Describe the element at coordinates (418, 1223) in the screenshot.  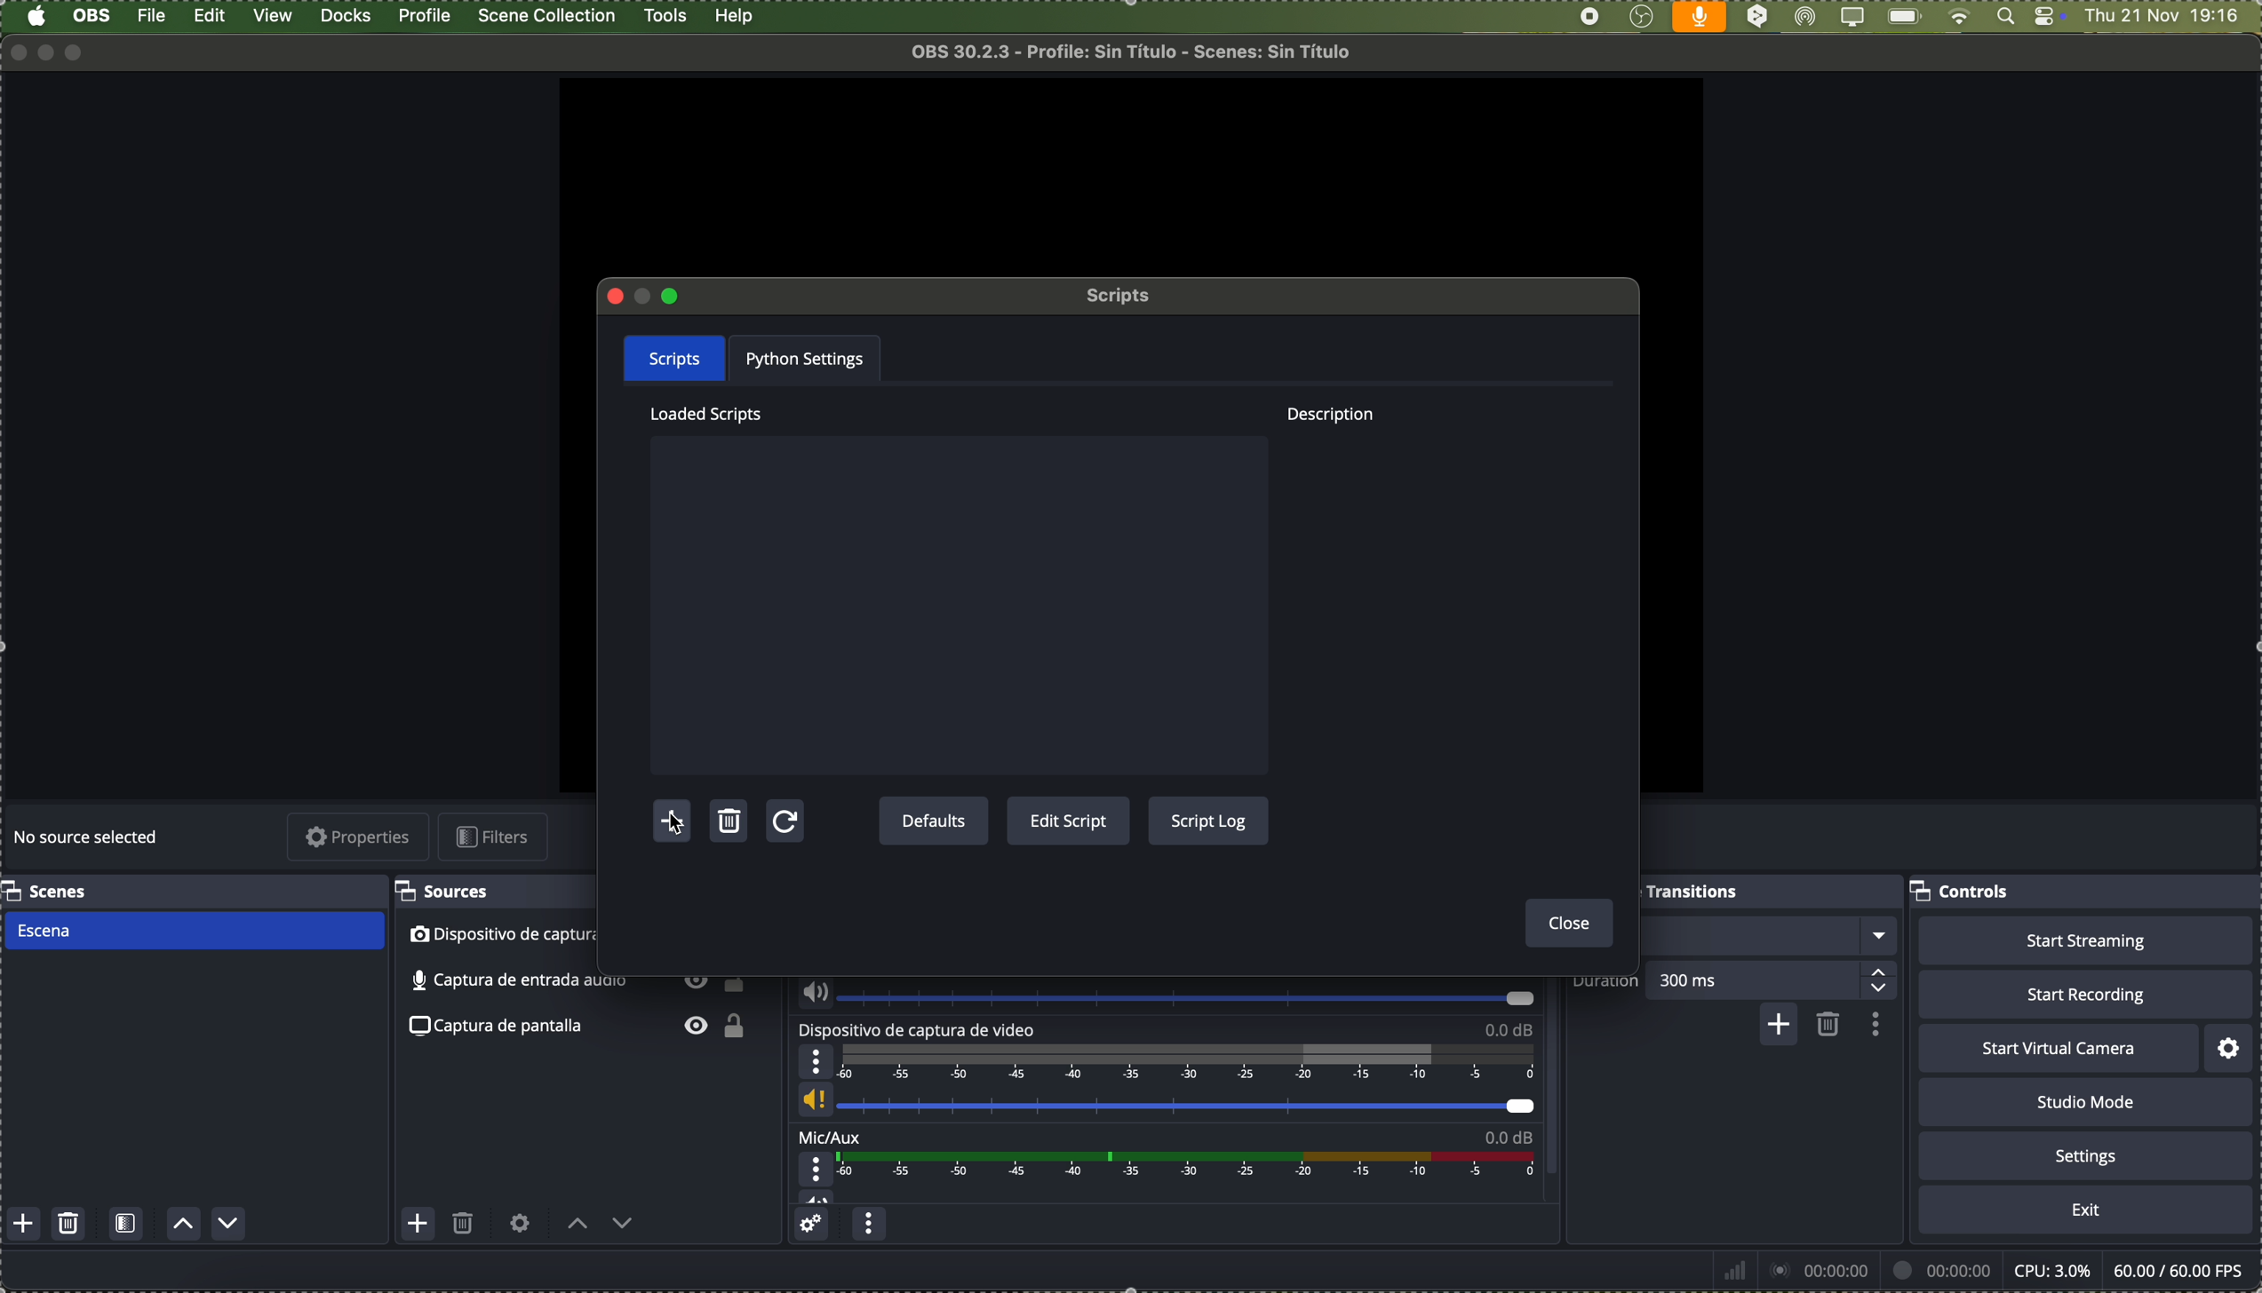
I see `add source` at that location.